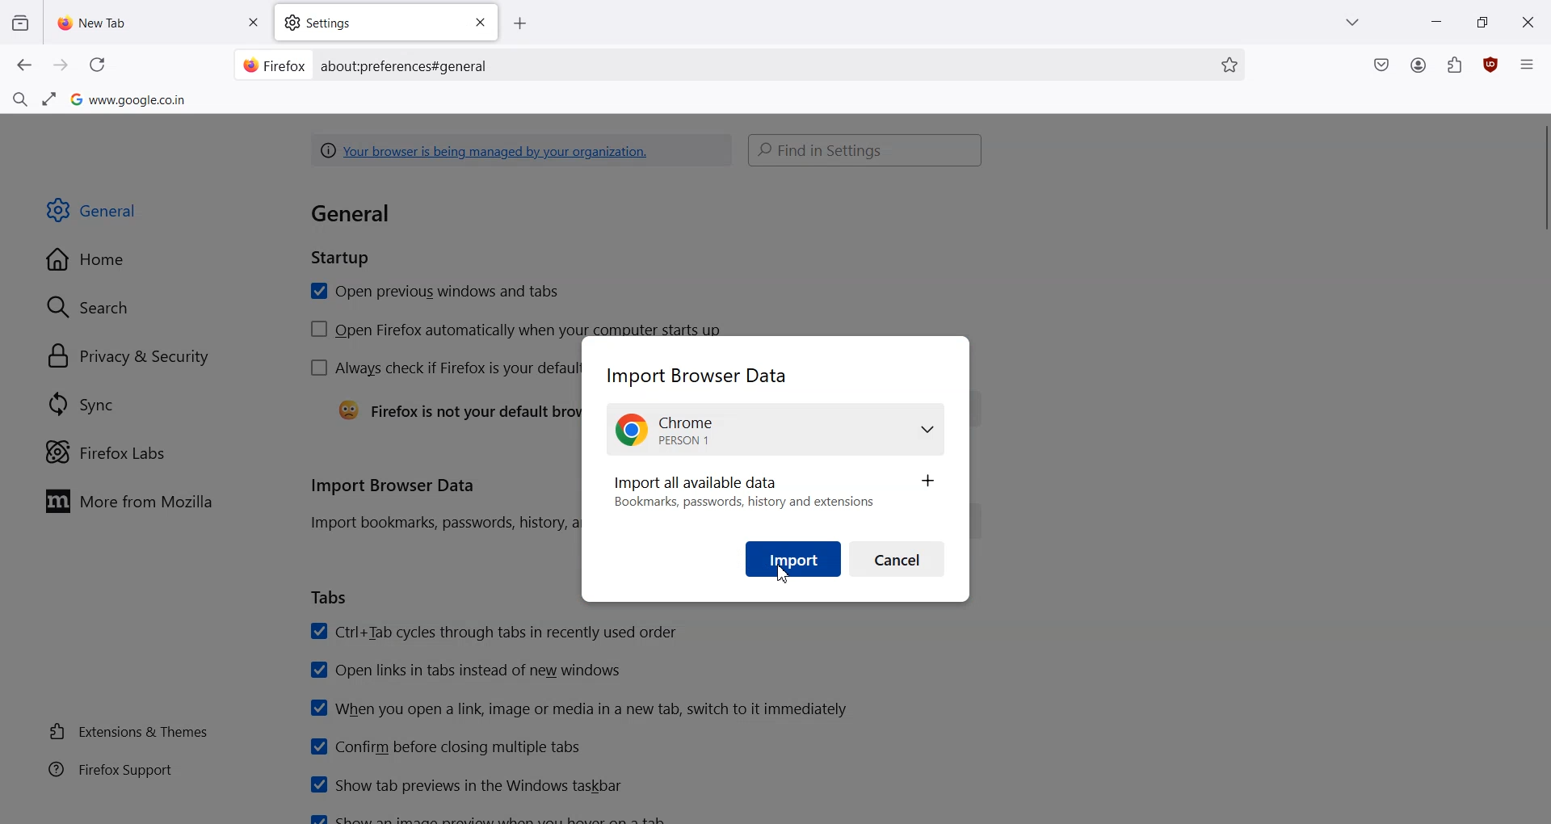 The image size is (1551, 824). I want to click on Add new Tab, so click(523, 23).